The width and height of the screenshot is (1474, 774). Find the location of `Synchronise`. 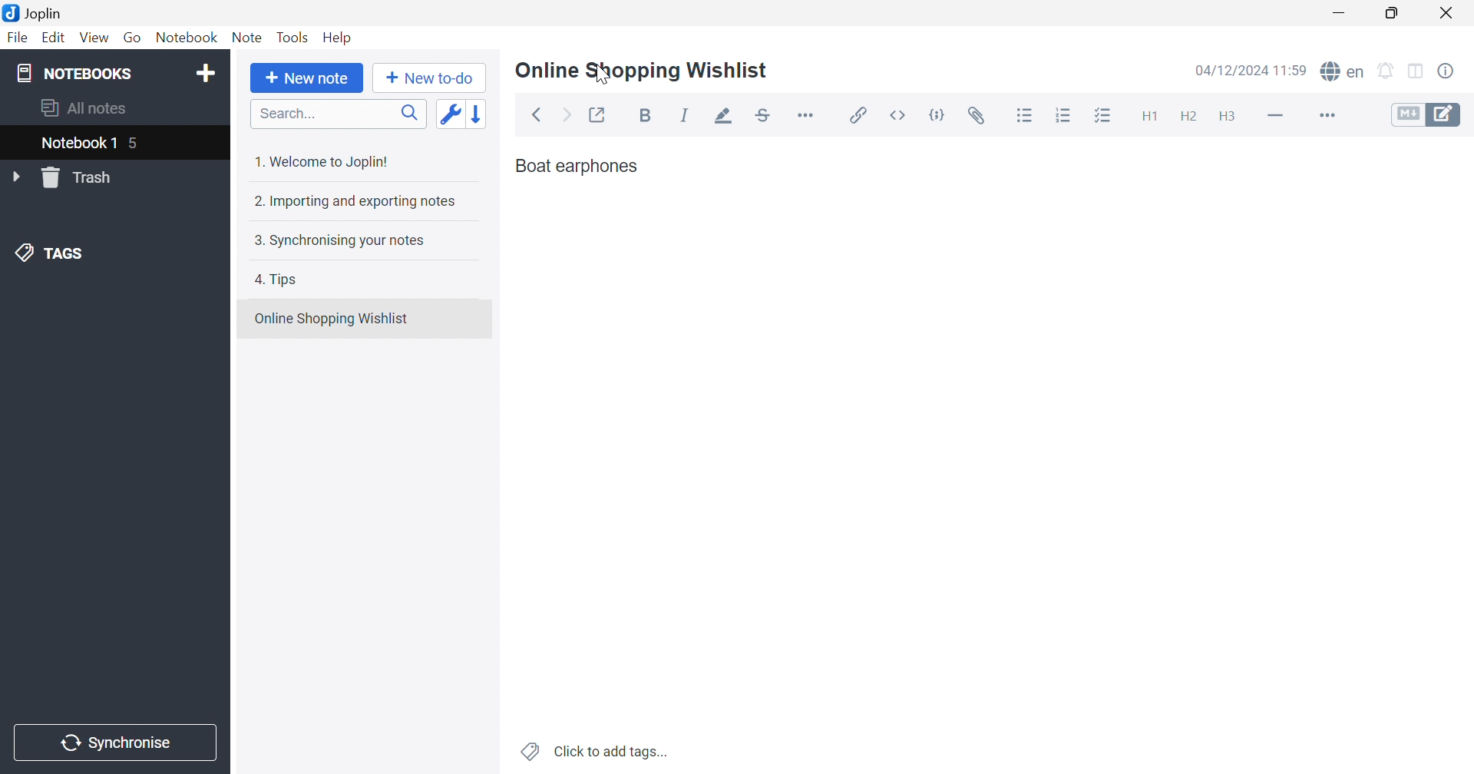

Synchronise is located at coordinates (114, 743).